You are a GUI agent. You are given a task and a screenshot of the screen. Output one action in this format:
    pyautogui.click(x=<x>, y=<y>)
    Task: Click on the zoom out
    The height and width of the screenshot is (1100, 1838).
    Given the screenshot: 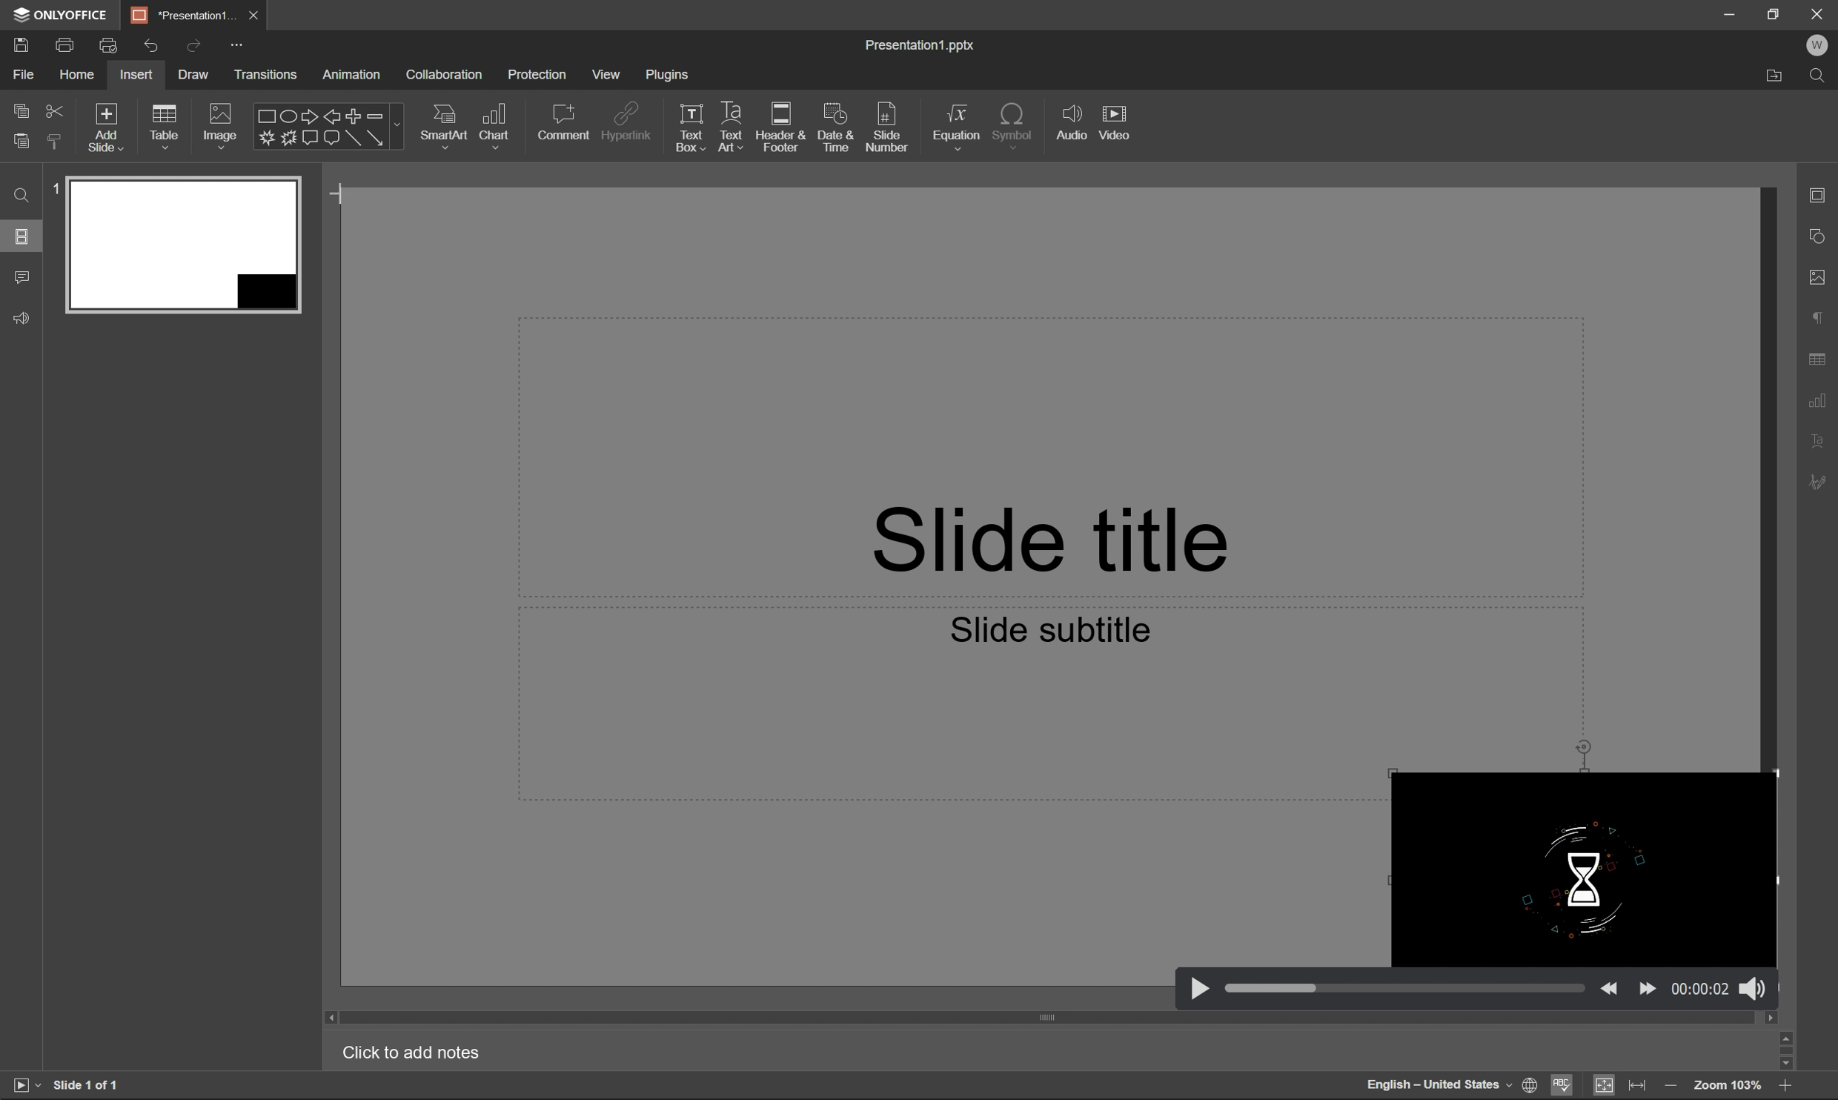 What is the action you would take?
    pyautogui.click(x=1789, y=1089)
    